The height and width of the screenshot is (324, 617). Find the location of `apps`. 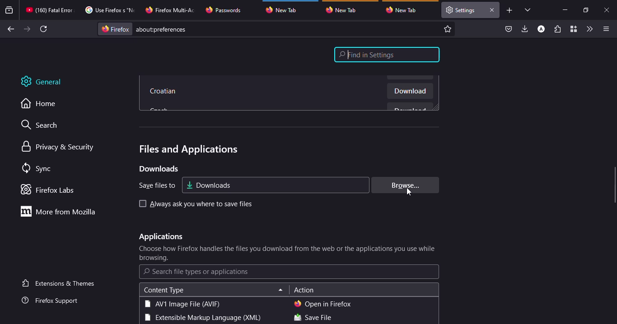

apps is located at coordinates (160, 237).